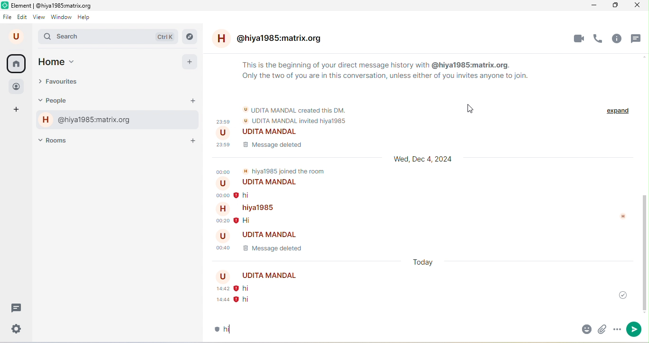  Describe the element at coordinates (18, 86) in the screenshot. I see `people` at that location.